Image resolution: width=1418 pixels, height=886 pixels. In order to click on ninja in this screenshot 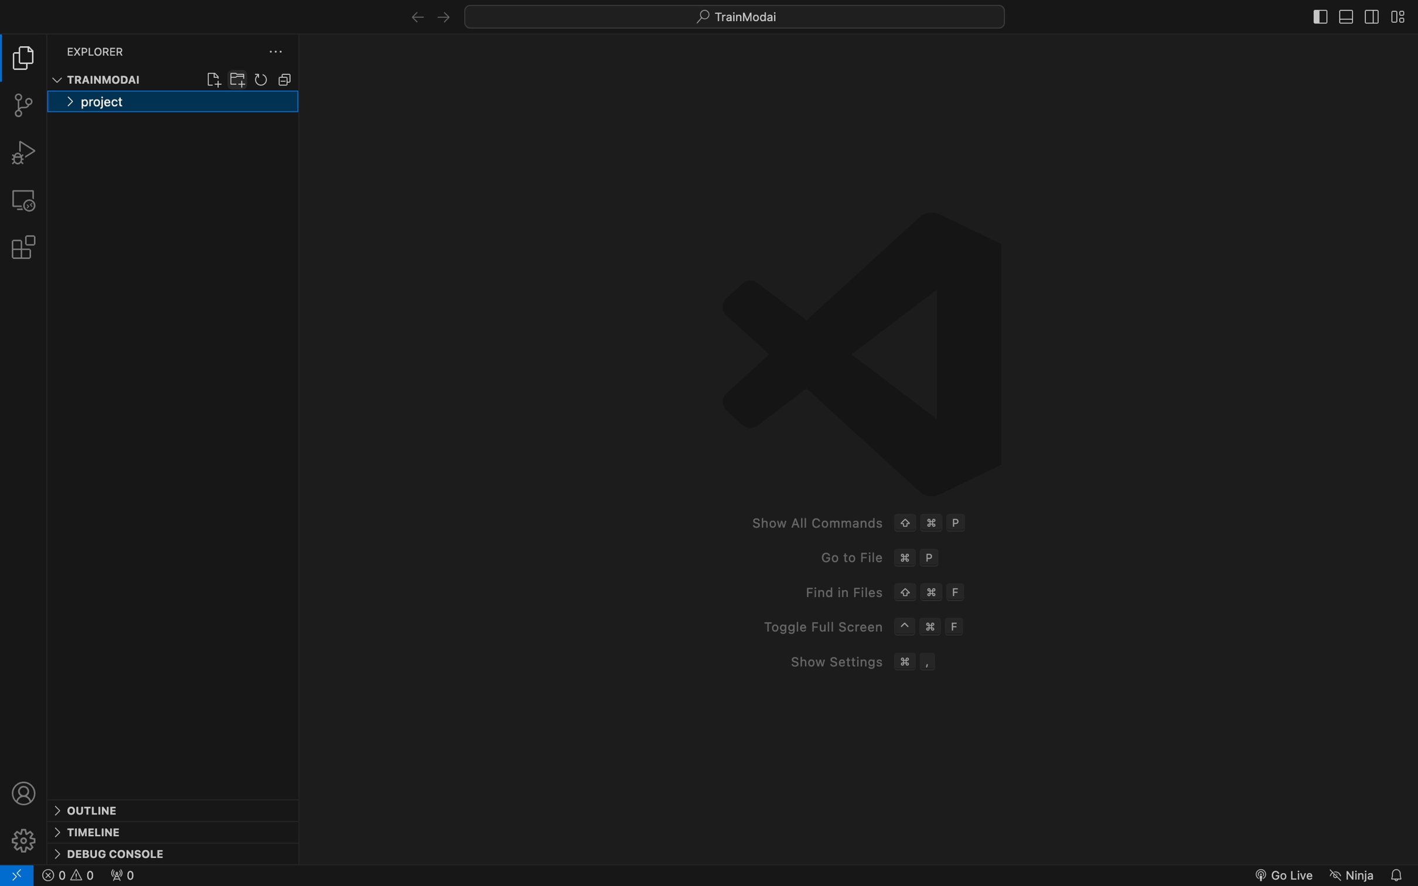, I will do `click(1352, 873)`.